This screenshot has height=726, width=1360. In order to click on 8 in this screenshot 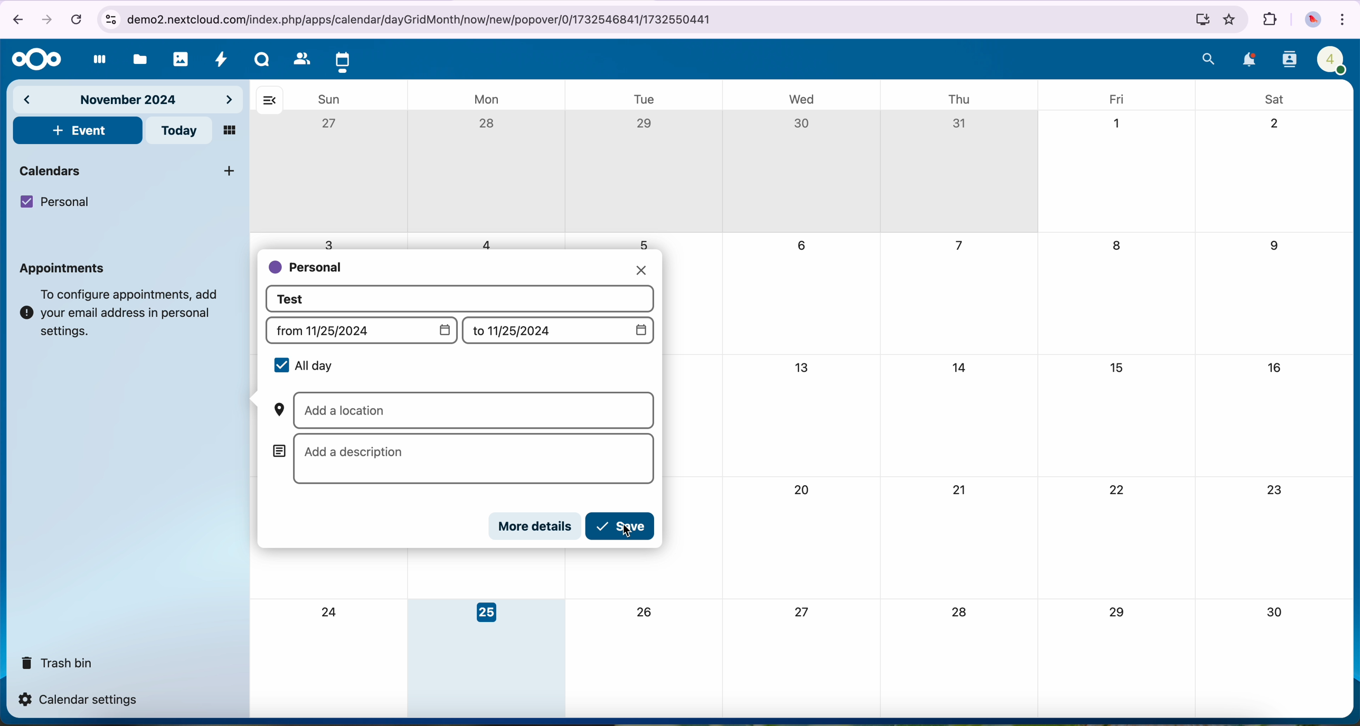, I will do `click(1119, 248)`.